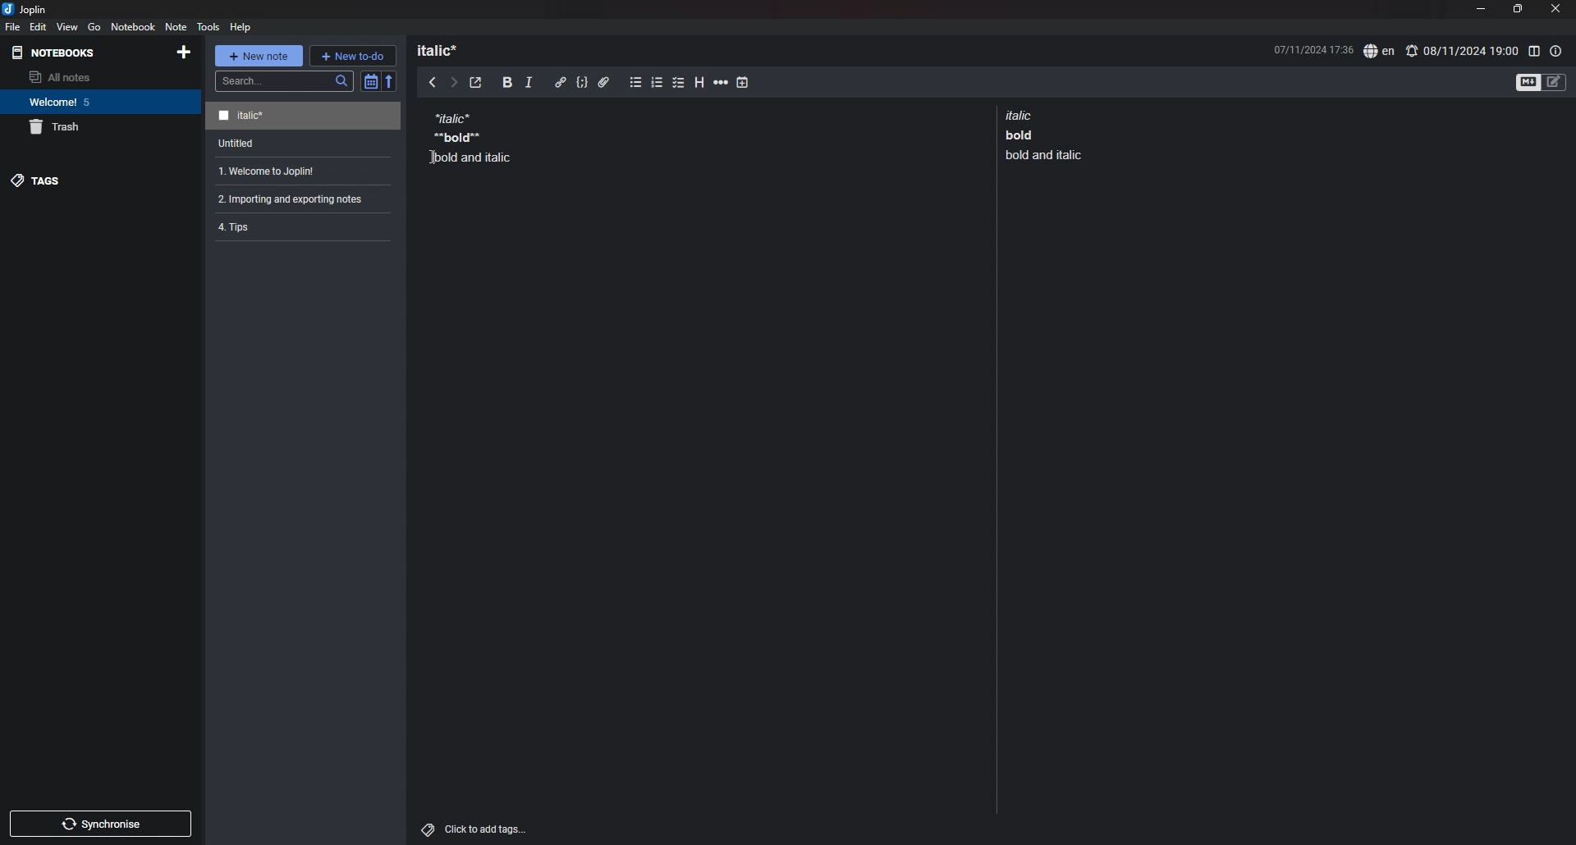 The width and height of the screenshot is (1576, 845). Describe the element at coordinates (1480, 8) in the screenshot. I see `minimize` at that location.